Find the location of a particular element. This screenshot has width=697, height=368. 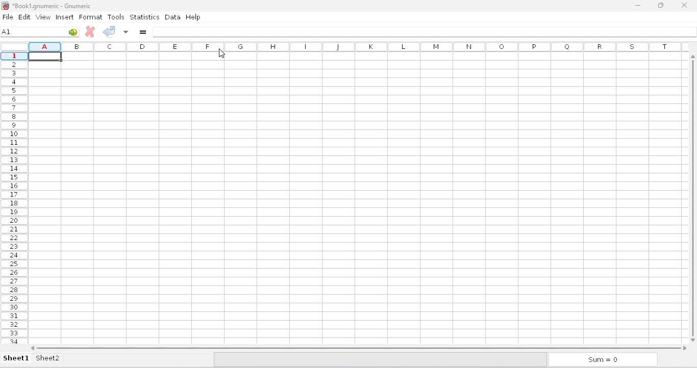

accept changes to multiple cells is located at coordinates (126, 32).